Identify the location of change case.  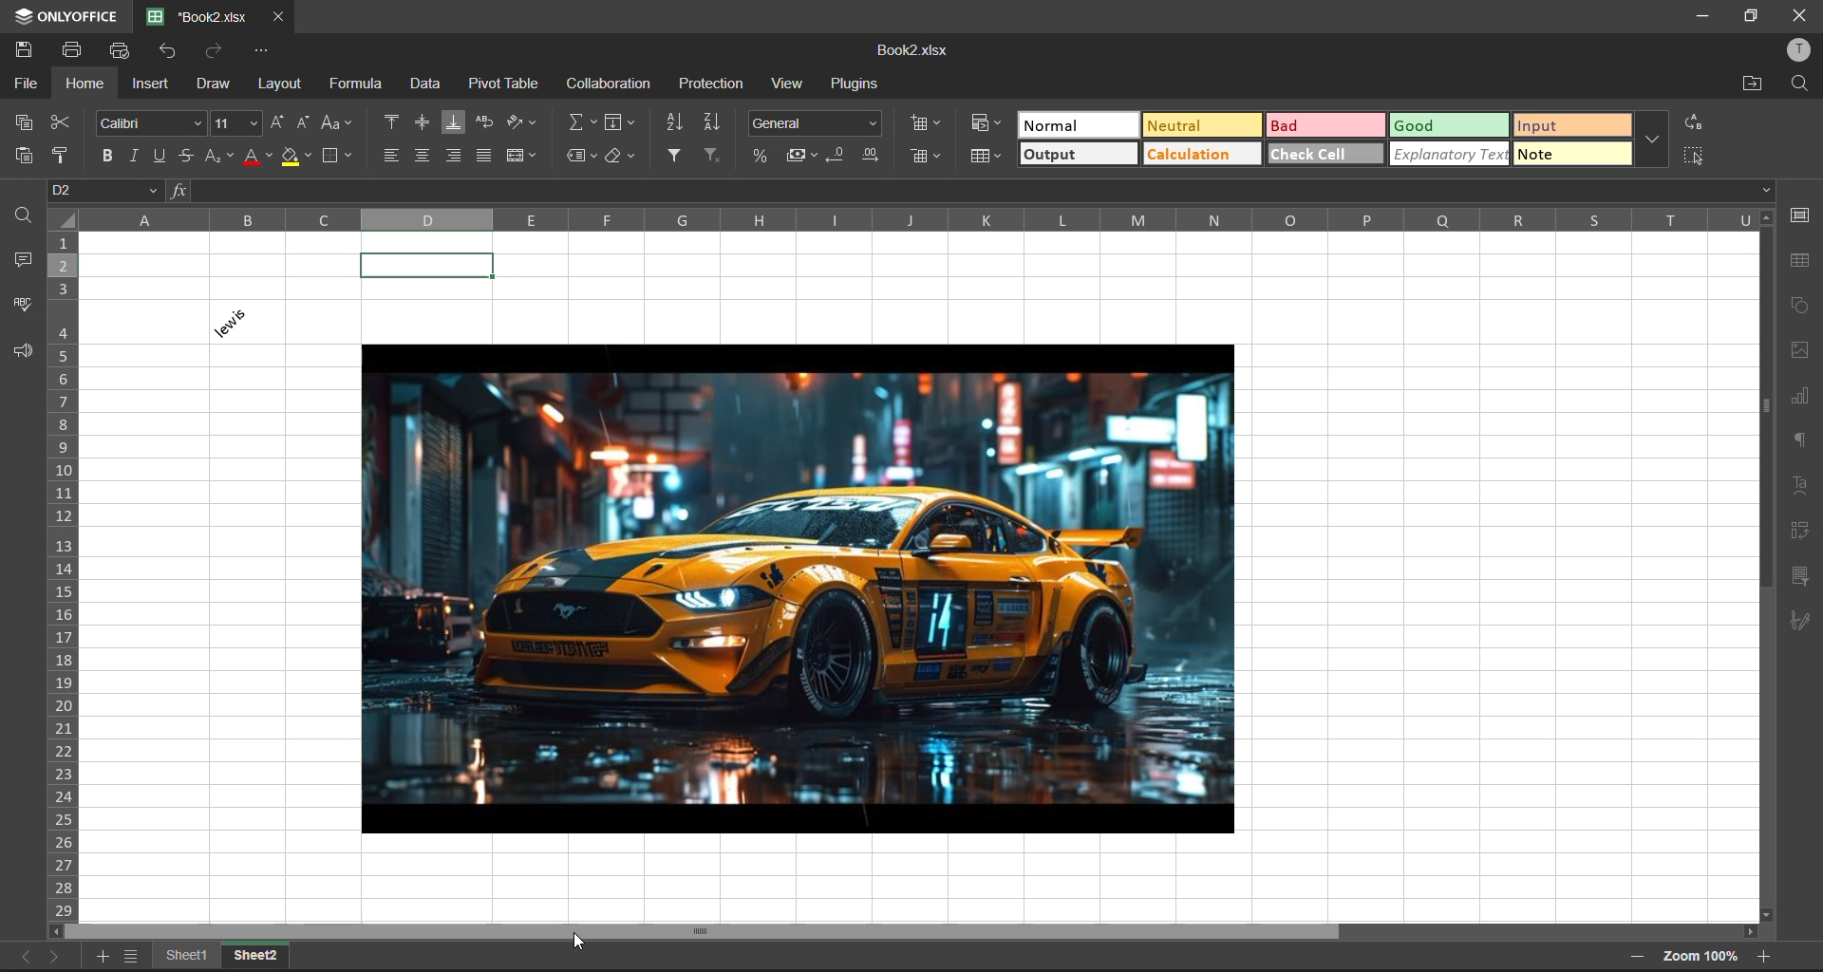
(338, 123).